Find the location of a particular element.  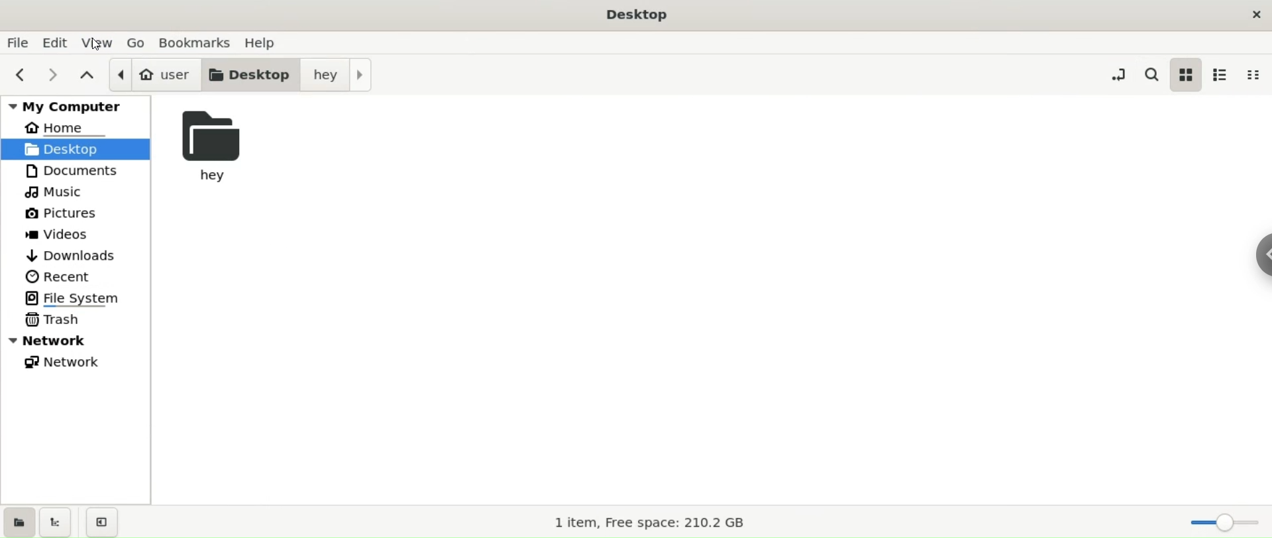

compact view is located at coordinates (1253, 75).